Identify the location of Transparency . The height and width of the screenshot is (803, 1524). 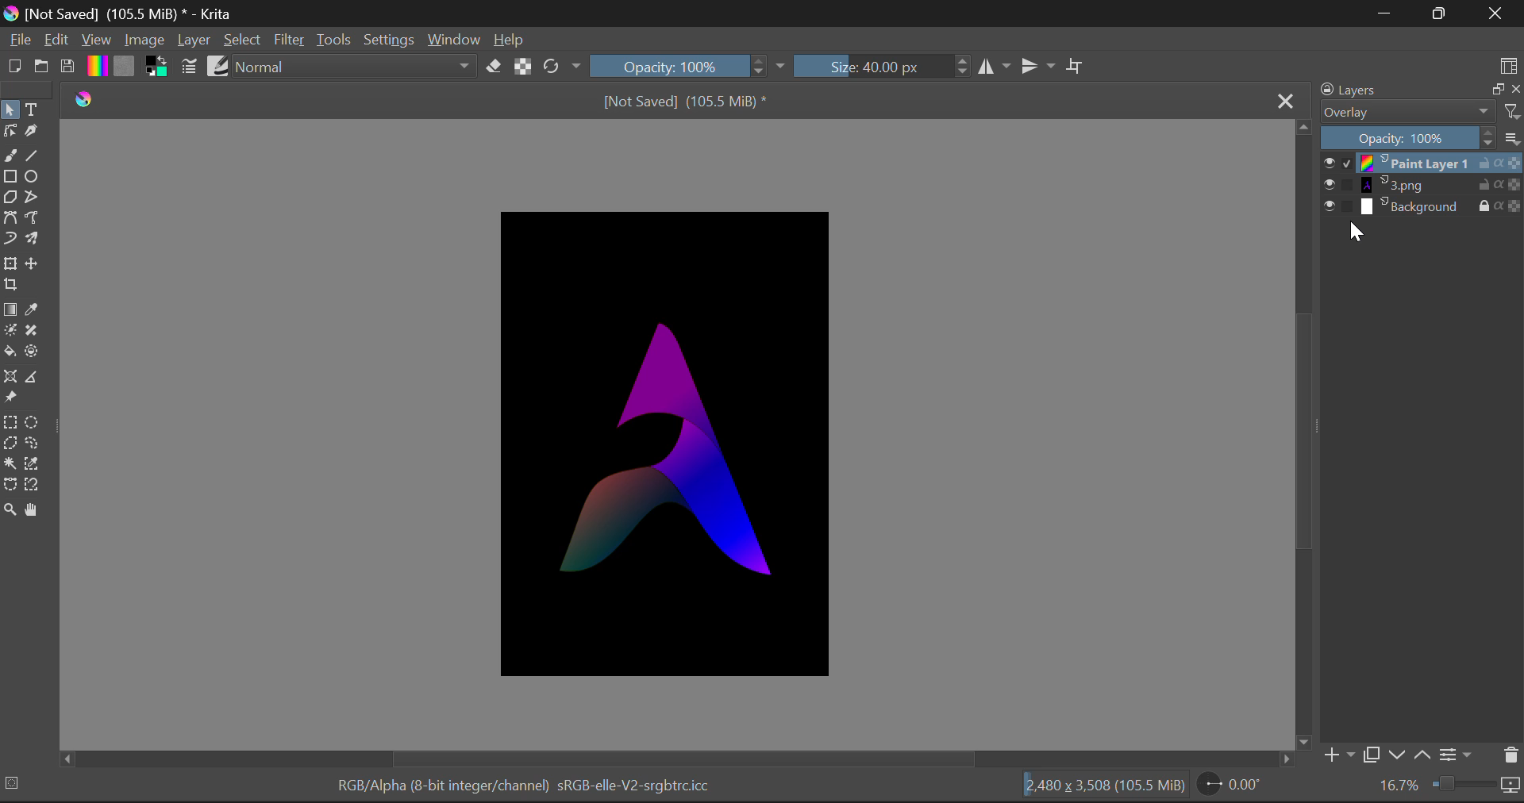
(1514, 163).